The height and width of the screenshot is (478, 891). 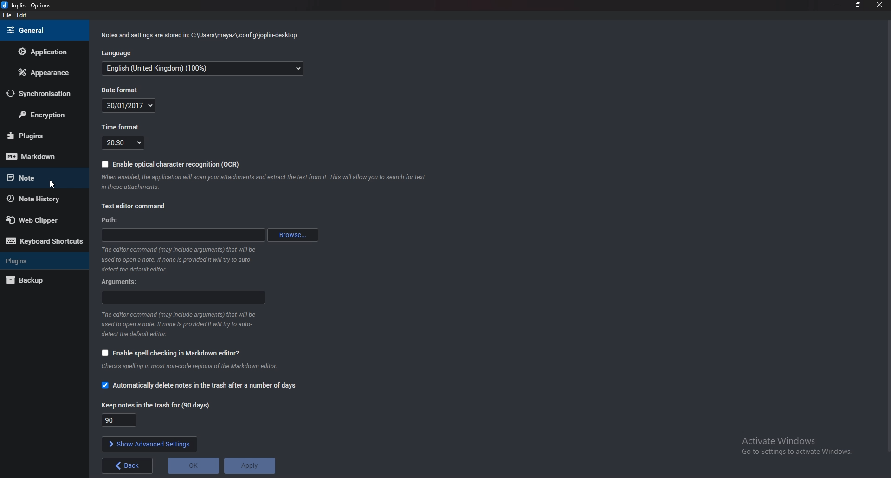 I want to click on Cursor, so click(x=54, y=185).